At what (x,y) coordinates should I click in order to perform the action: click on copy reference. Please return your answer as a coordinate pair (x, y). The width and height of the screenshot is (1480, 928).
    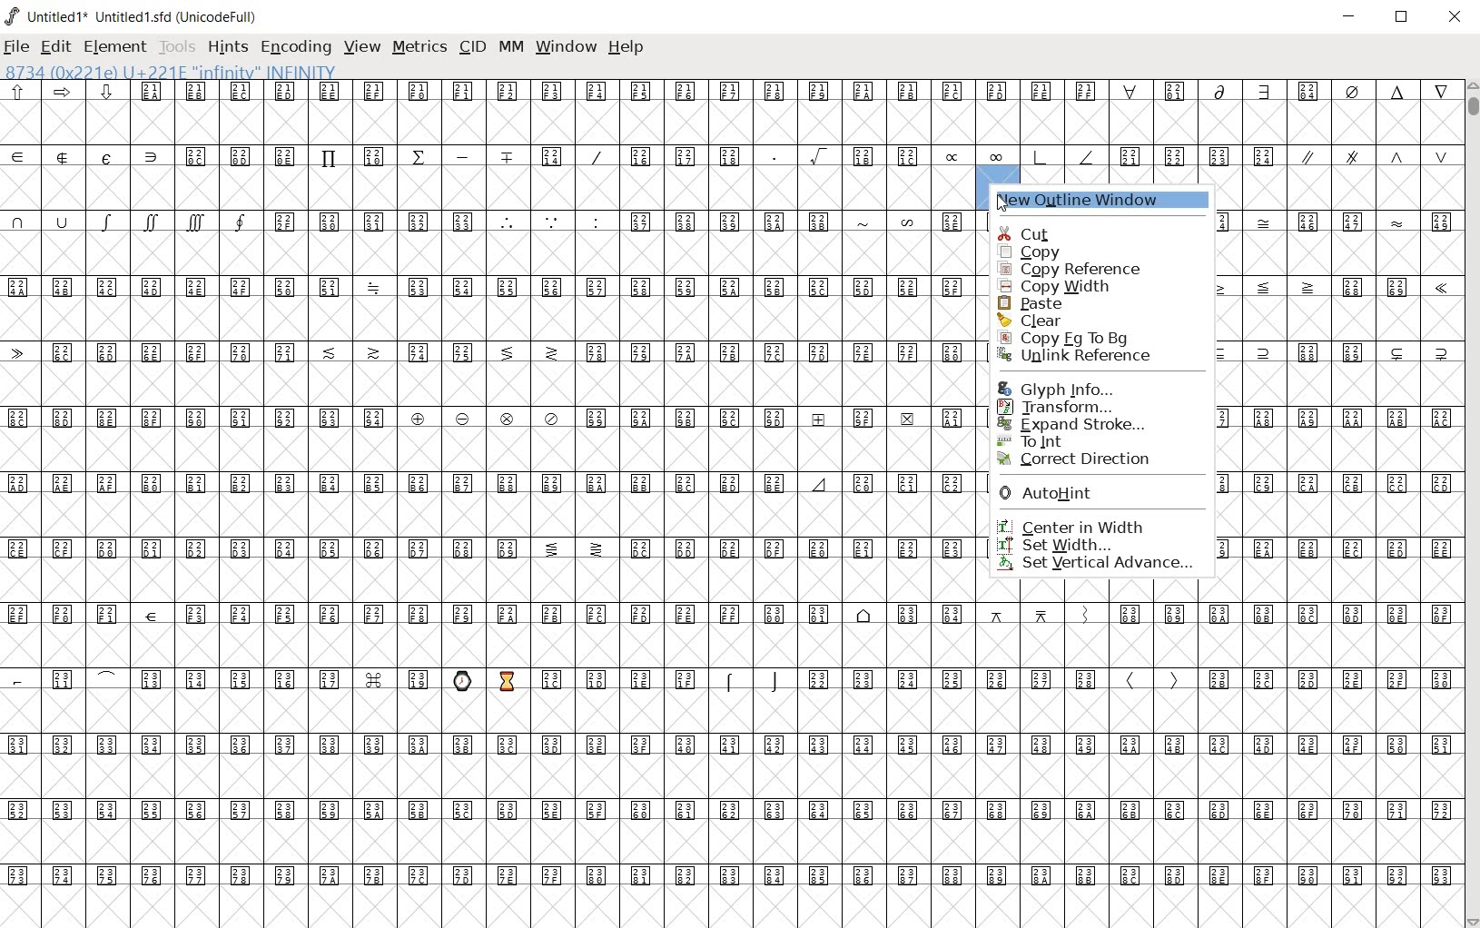
    Looking at the image, I should click on (1067, 269).